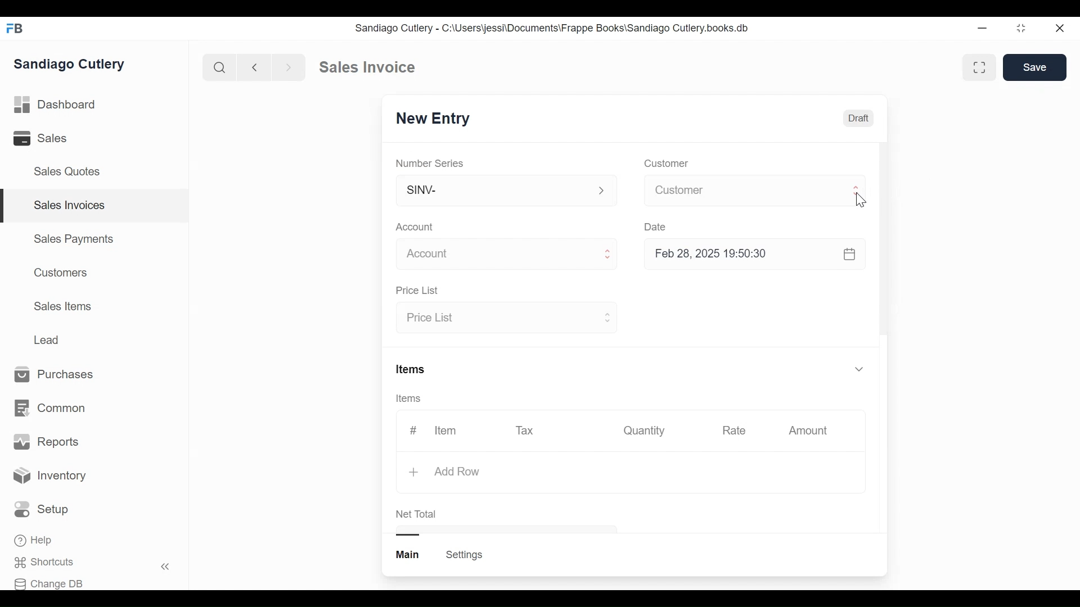 This screenshot has height=607, width=1080. Describe the element at coordinates (525, 430) in the screenshot. I see `Tax` at that location.